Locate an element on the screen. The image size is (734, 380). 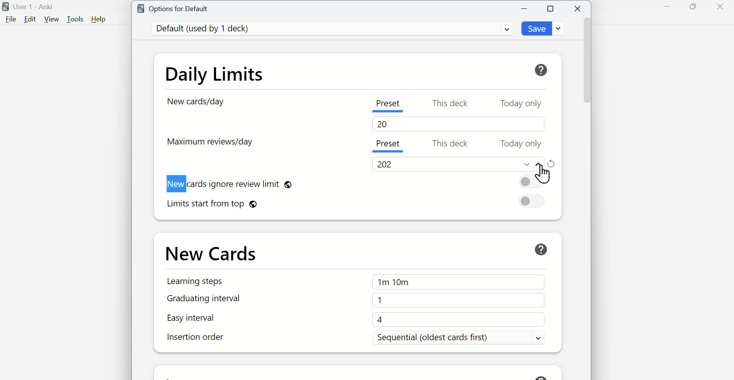
New Cards is located at coordinates (211, 253).